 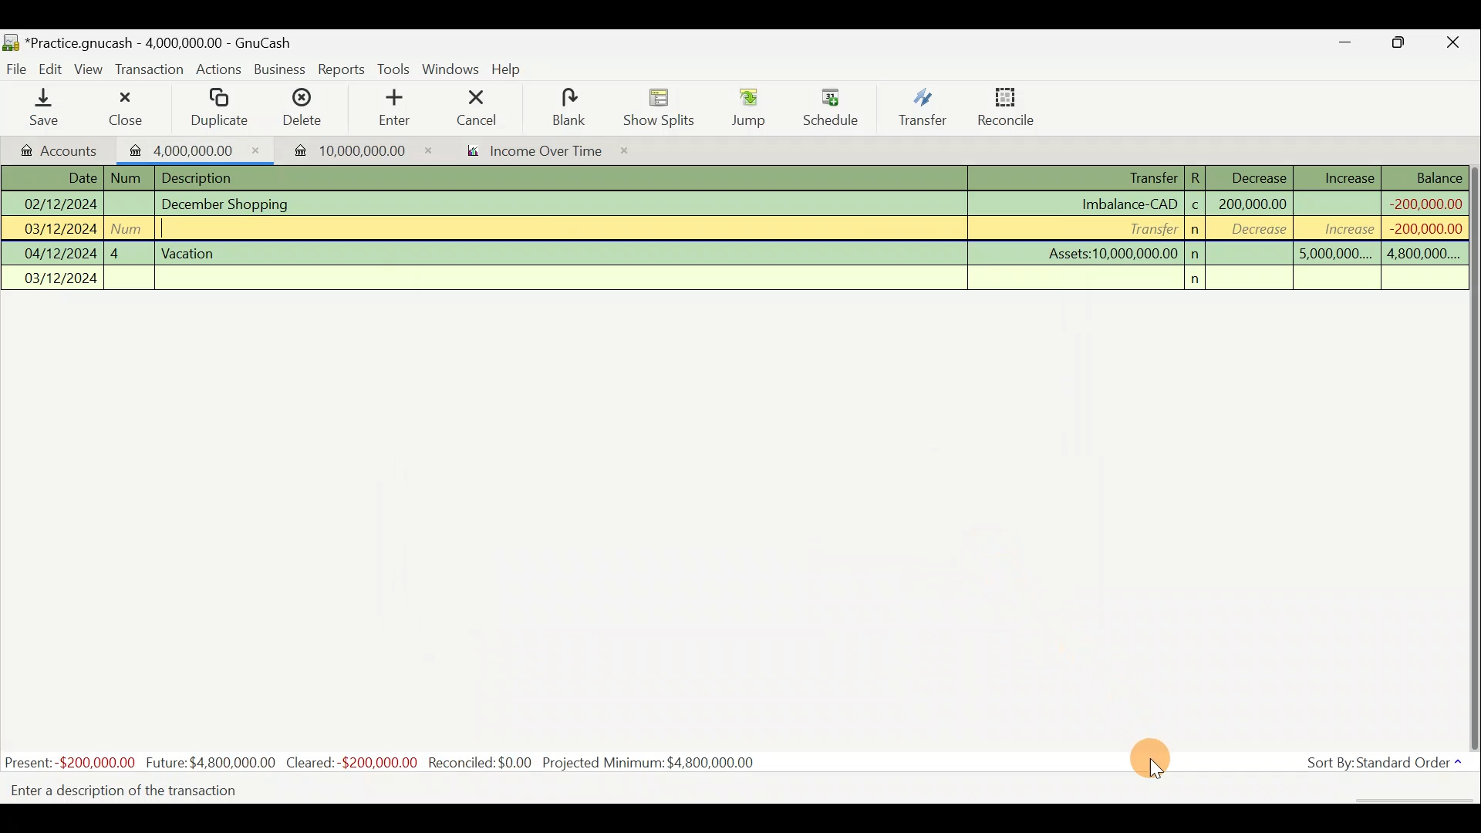 I want to click on Duplicate, so click(x=221, y=108).